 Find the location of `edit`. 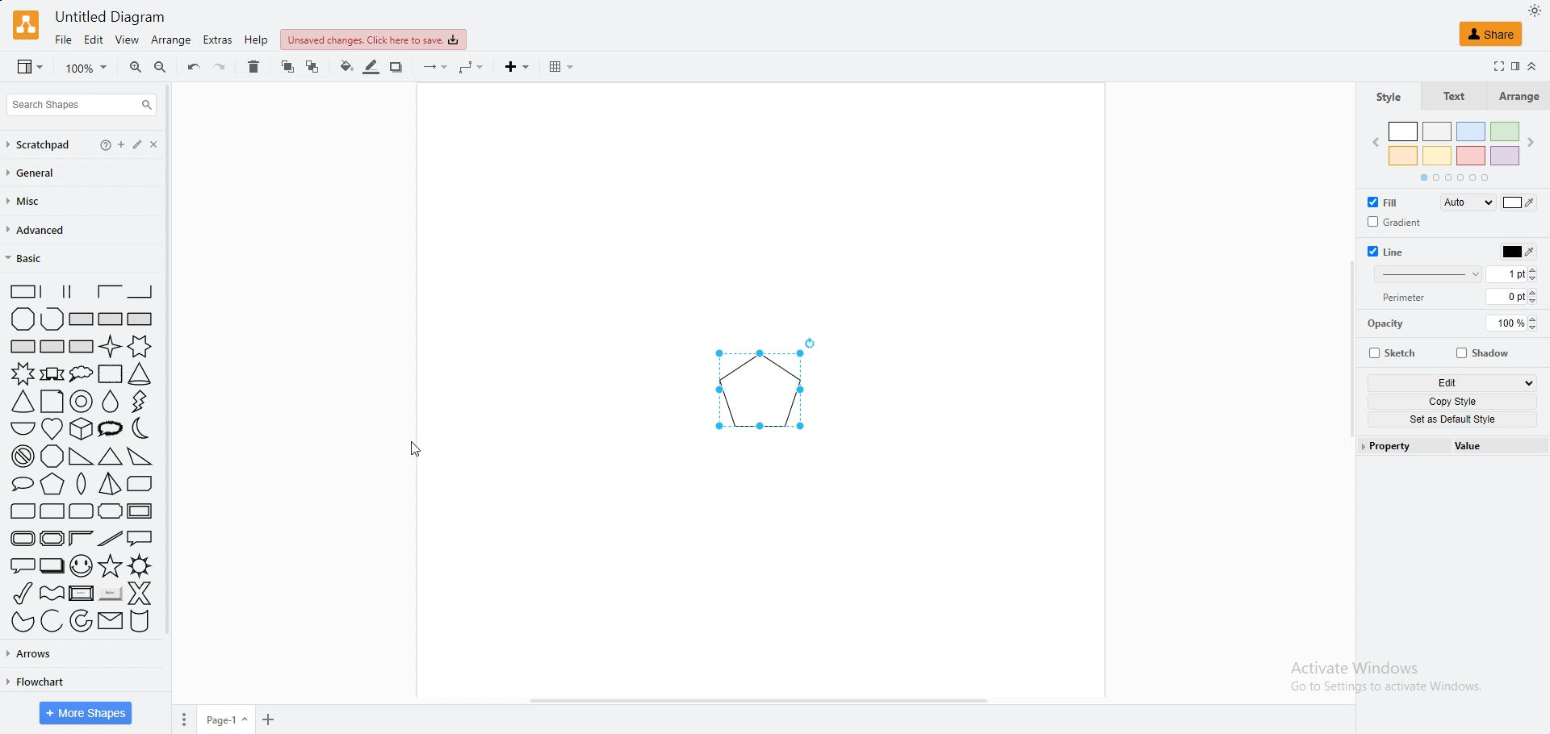

edit is located at coordinates (1452, 382).